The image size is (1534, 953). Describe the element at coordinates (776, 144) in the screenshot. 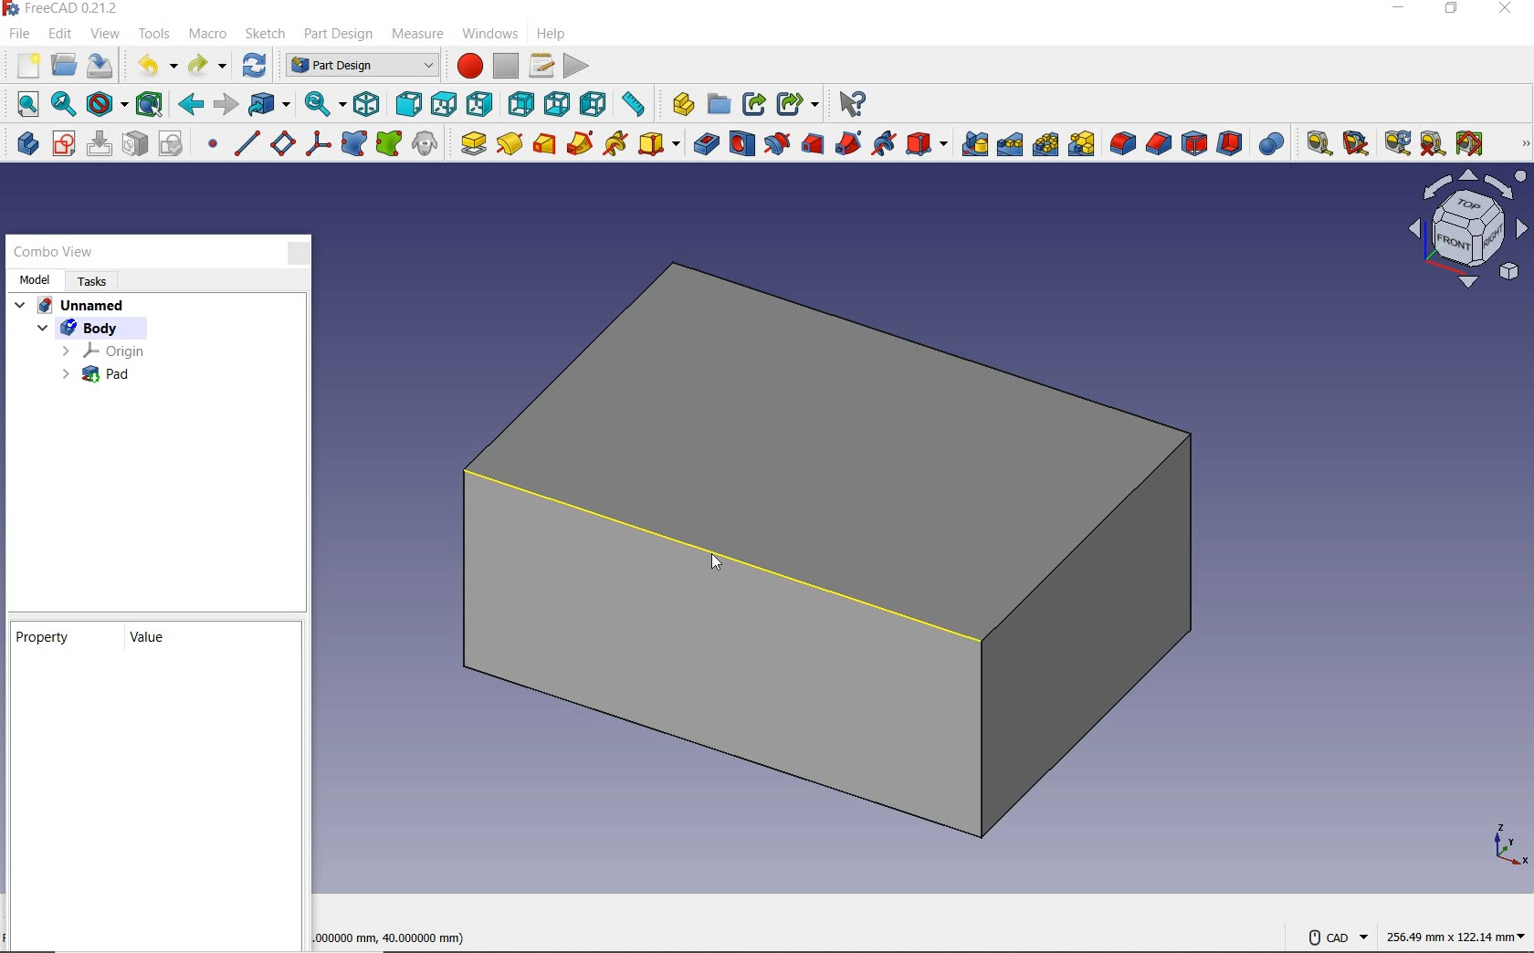

I see `groove` at that location.